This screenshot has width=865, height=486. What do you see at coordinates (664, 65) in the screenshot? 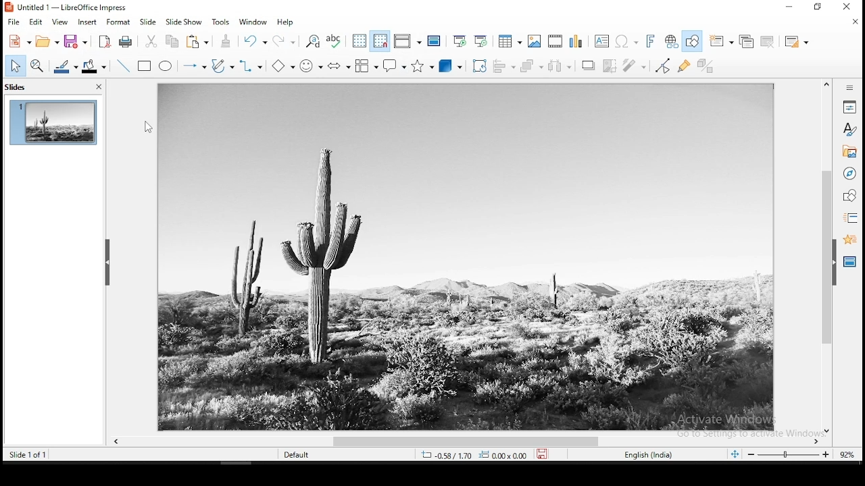
I see `toggle point edit mode` at bounding box center [664, 65].